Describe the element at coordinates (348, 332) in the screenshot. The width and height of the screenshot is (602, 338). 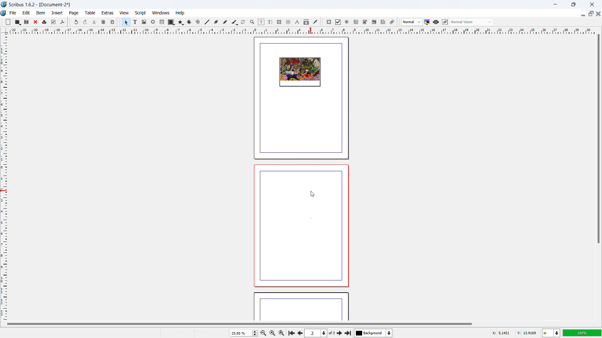
I see `last page` at that location.